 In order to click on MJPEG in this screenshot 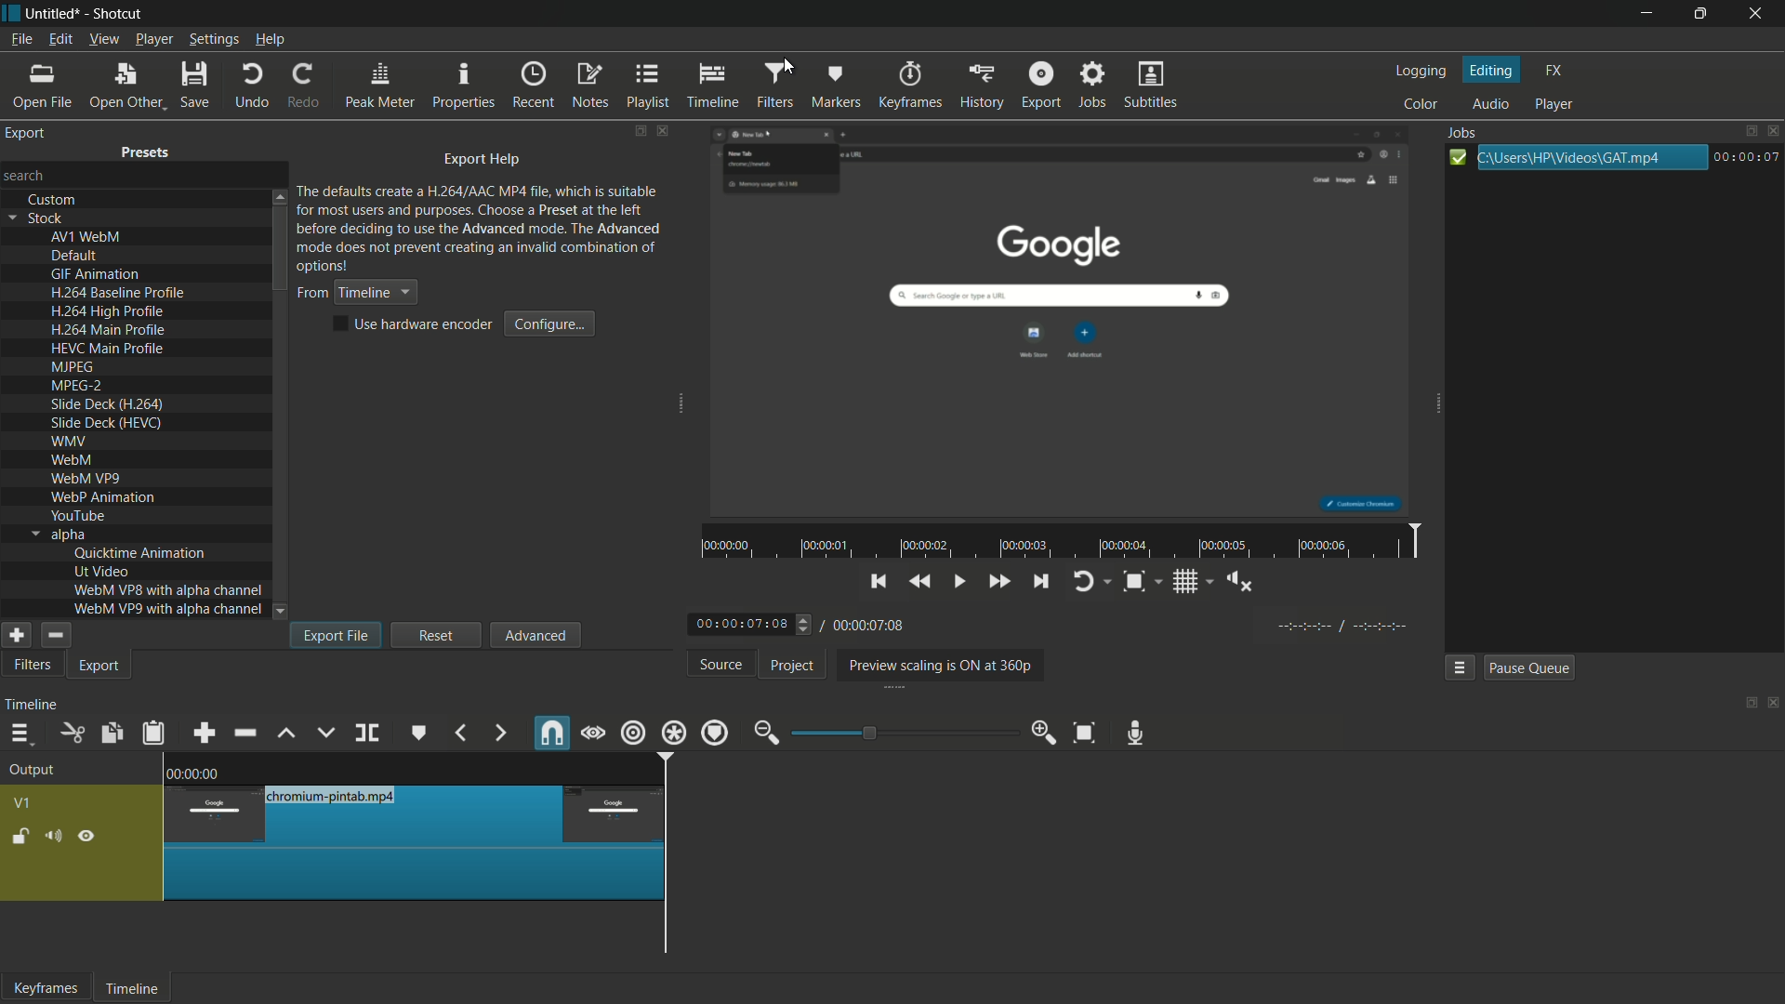, I will do `click(84, 366)`.